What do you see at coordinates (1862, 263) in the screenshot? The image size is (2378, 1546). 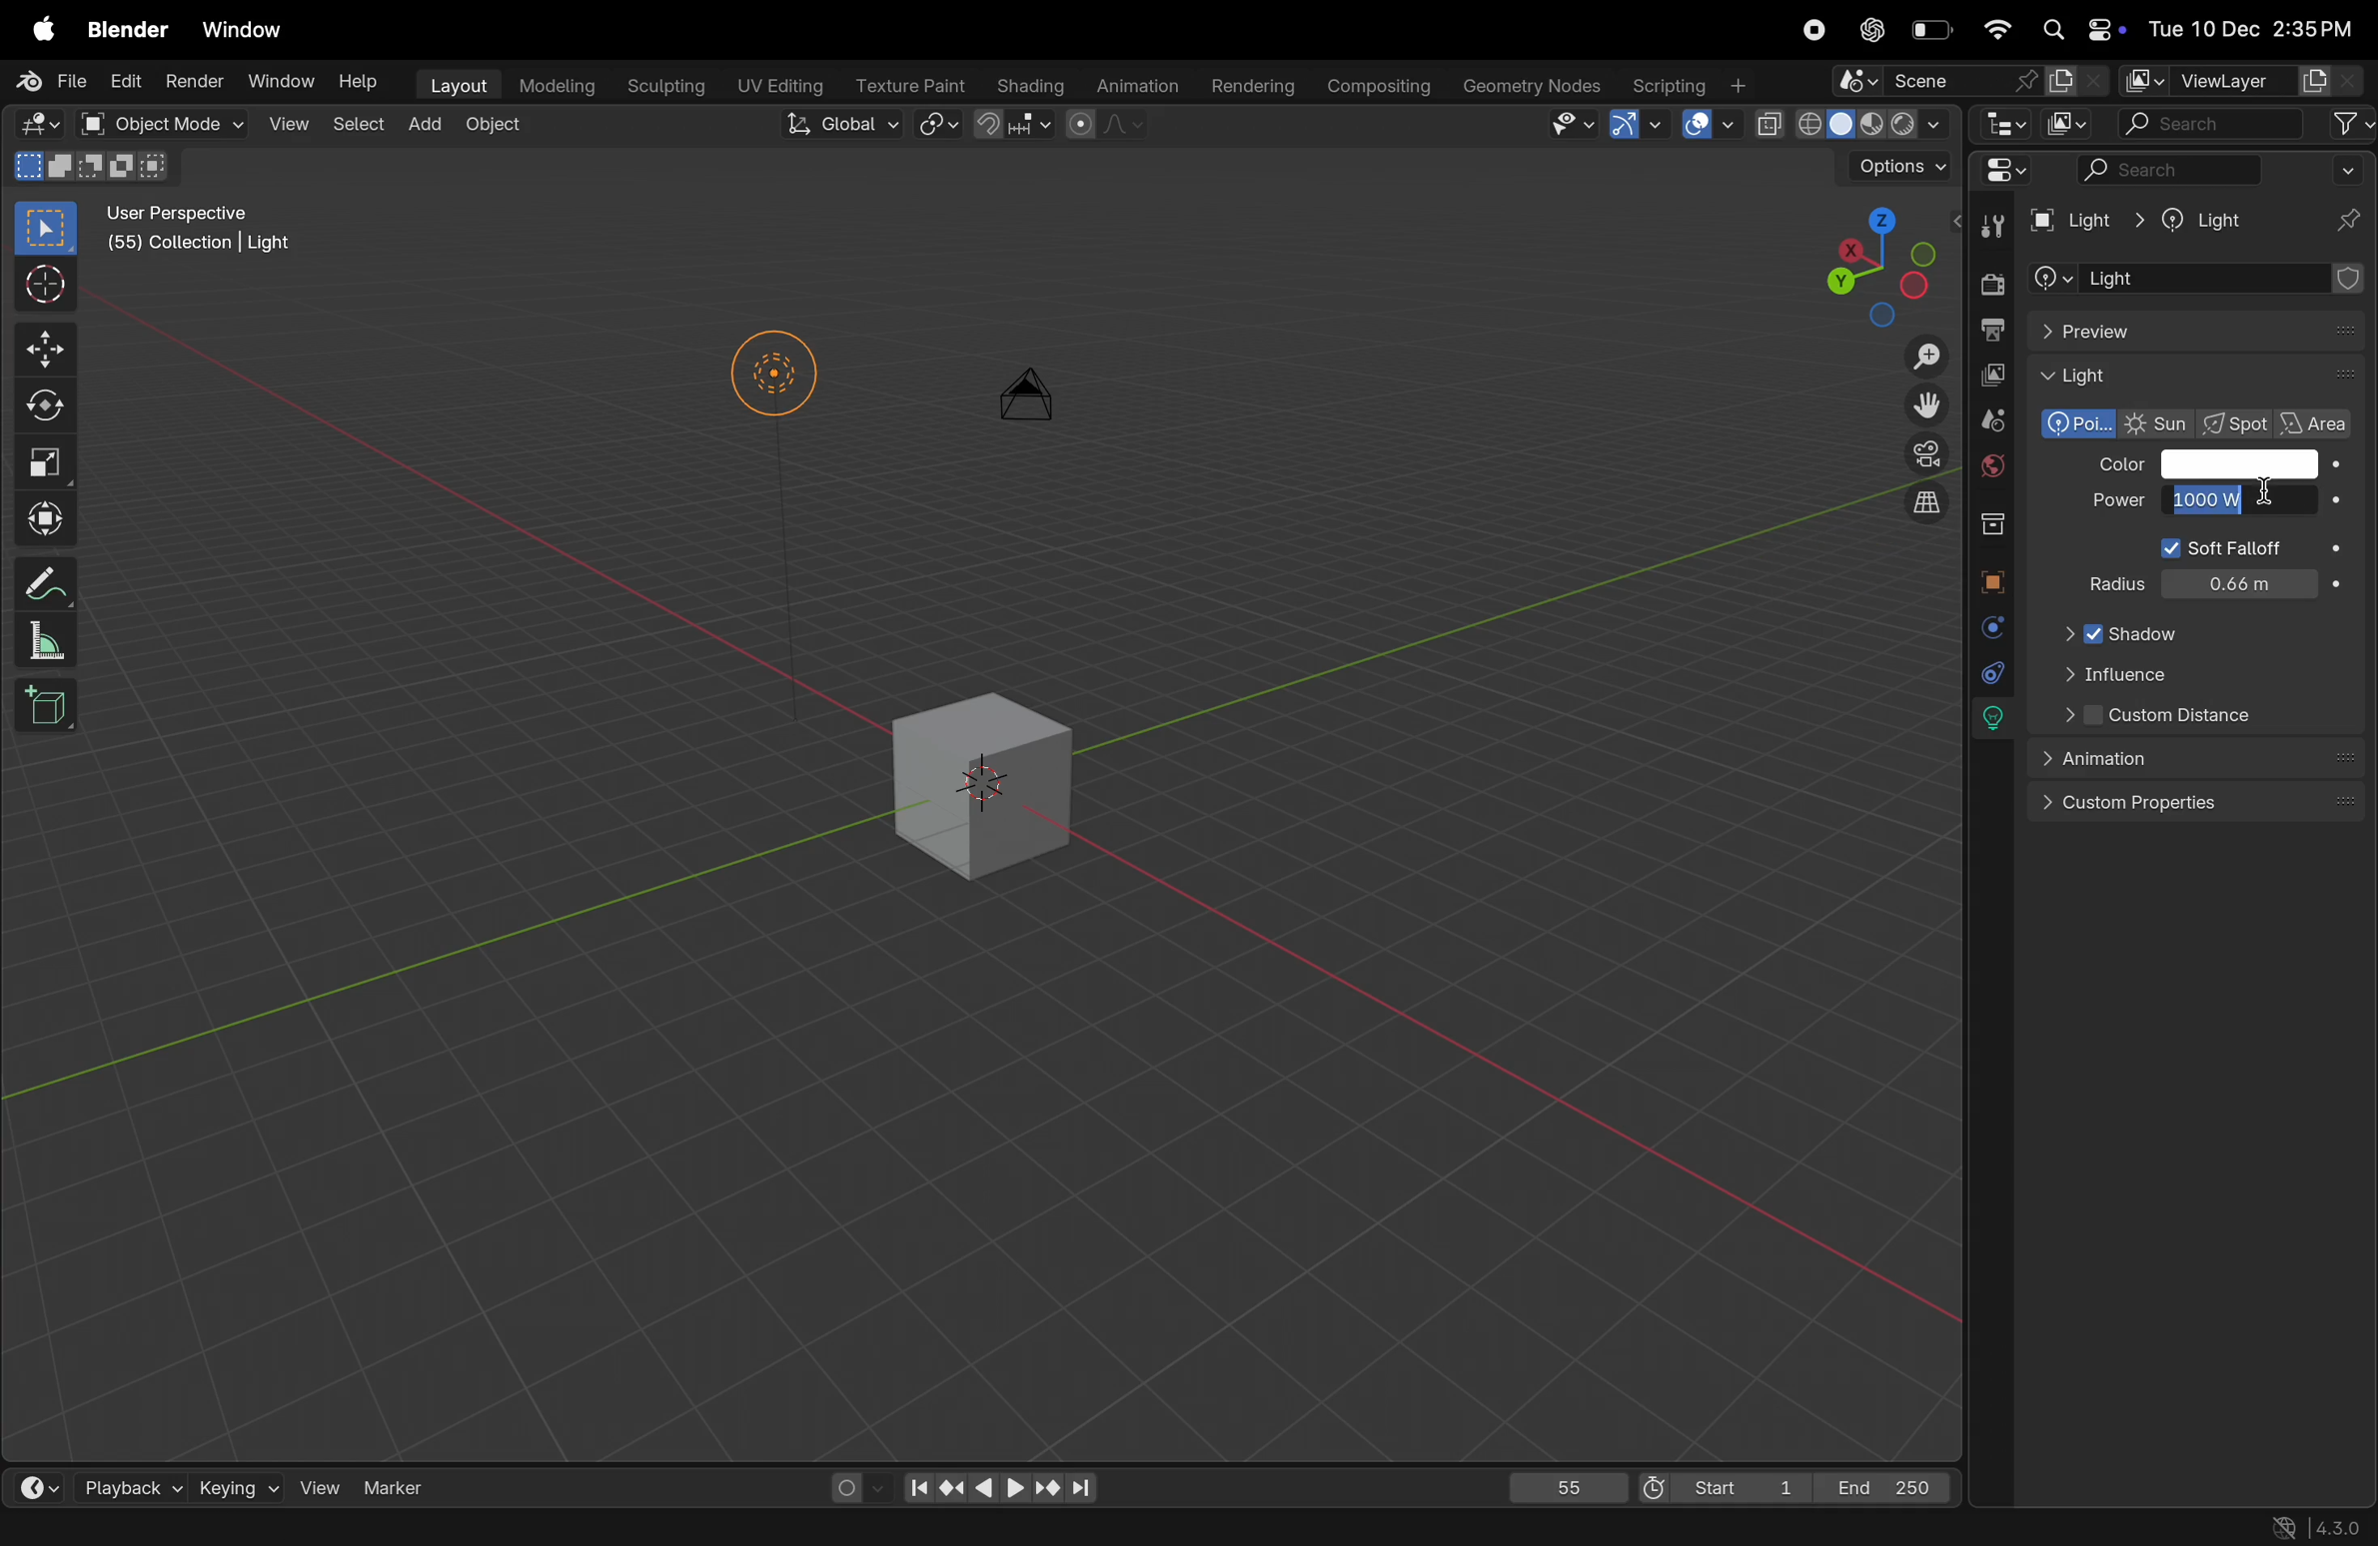 I see `viewpoint` at bounding box center [1862, 263].